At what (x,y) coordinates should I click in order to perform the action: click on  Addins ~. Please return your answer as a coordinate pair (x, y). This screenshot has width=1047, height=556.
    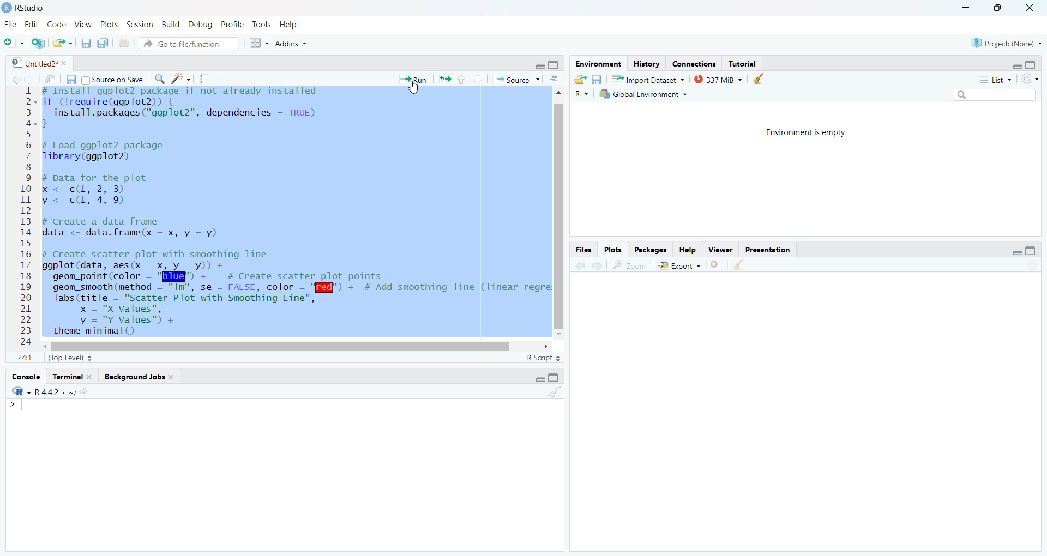
    Looking at the image, I should click on (293, 44).